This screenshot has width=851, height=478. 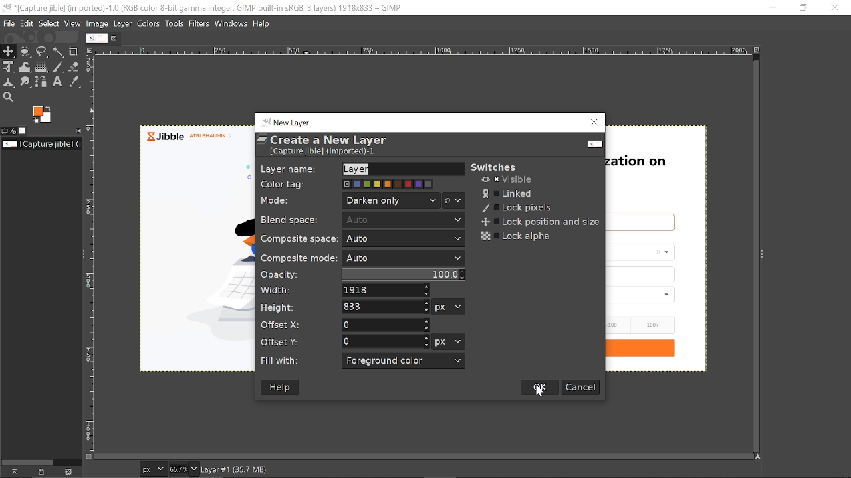 I want to click on Wrap text tool, so click(x=26, y=67).